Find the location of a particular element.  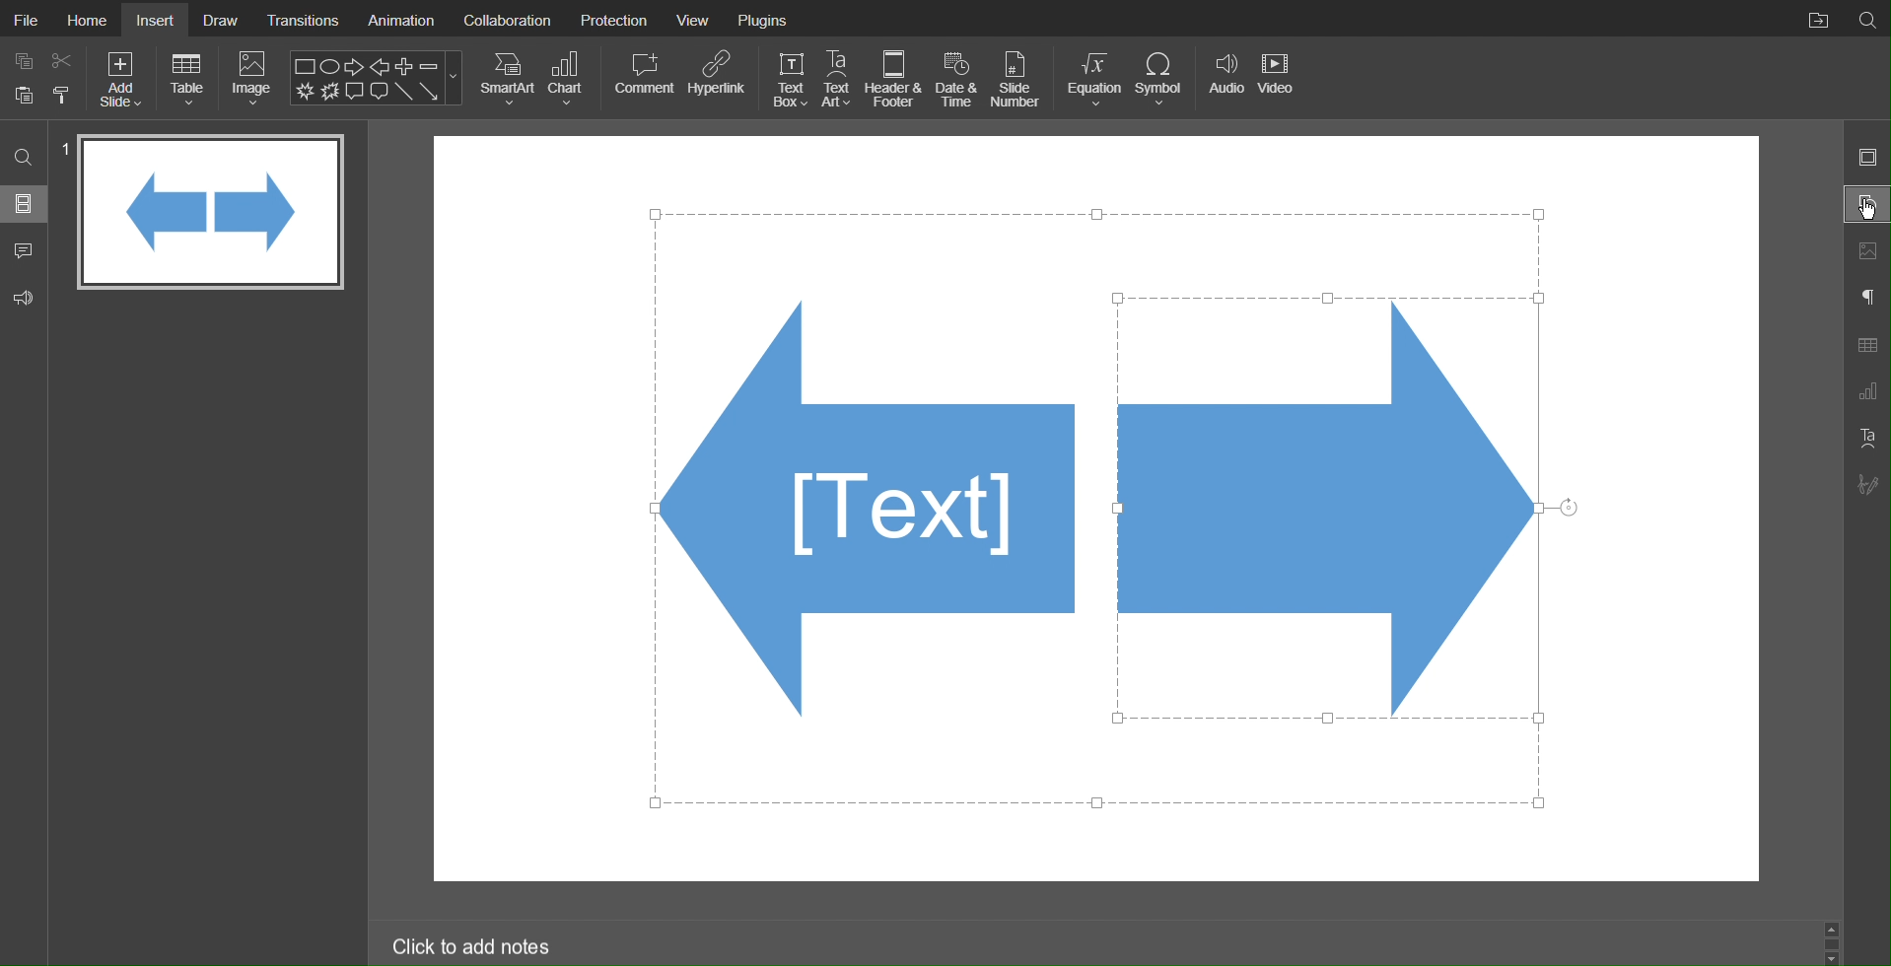

paste options is located at coordinates (63, 98).